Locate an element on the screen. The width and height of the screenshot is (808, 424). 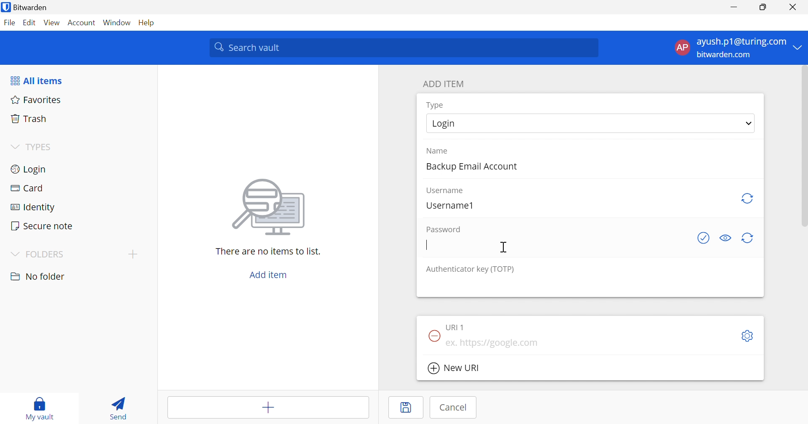
bitwarden logo is located at coordinates (6, 7).